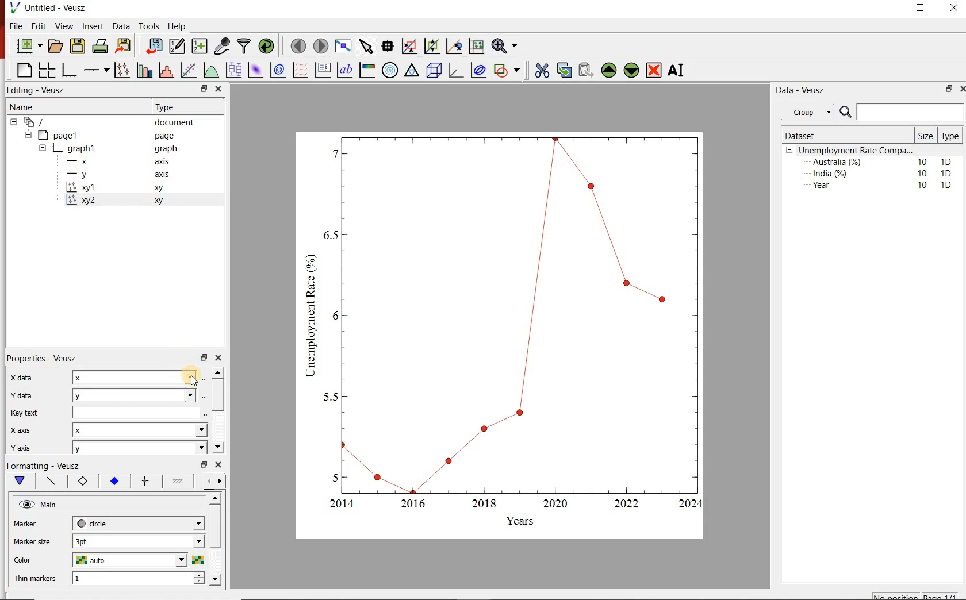  What do you see at coordinates (47, 7) in the screenshot?
I see `Untitled - Veusz` at bounding box center [47, 7].